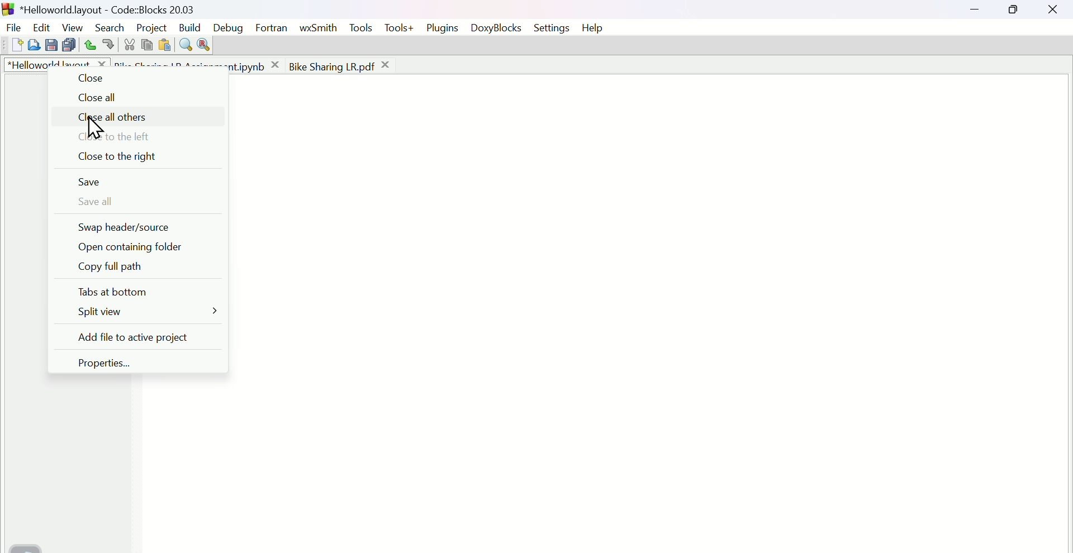 This screenshot has height=553, width=1073. What do you see at coordinates (127, 336) in the screenshot?
I see `Add file to active project` at bounding box center [127, 336].